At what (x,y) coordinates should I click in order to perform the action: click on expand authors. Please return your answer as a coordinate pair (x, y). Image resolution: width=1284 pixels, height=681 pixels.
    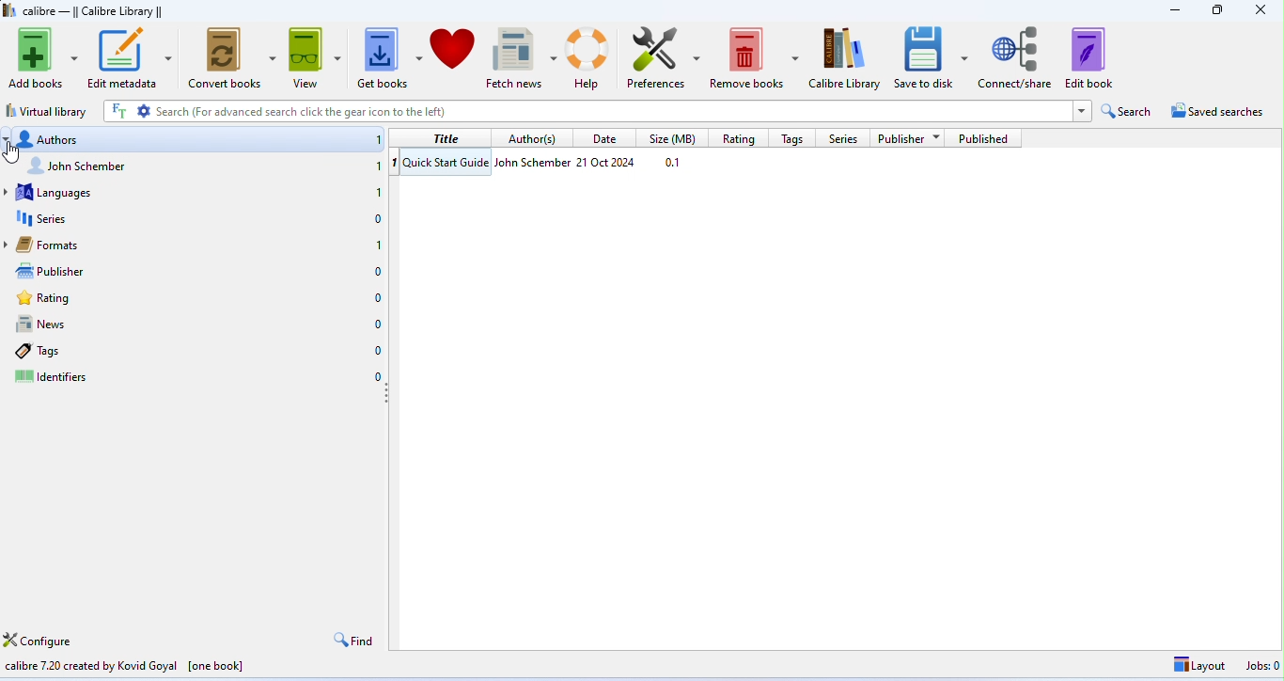
    Looking at the image, I should click on (8, 138).